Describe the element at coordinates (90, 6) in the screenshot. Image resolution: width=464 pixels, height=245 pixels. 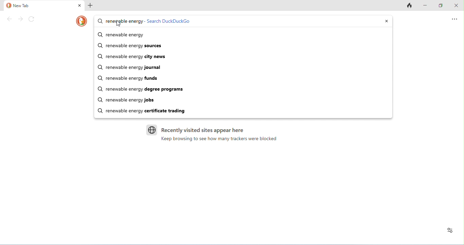
I see `close tab` at that location.